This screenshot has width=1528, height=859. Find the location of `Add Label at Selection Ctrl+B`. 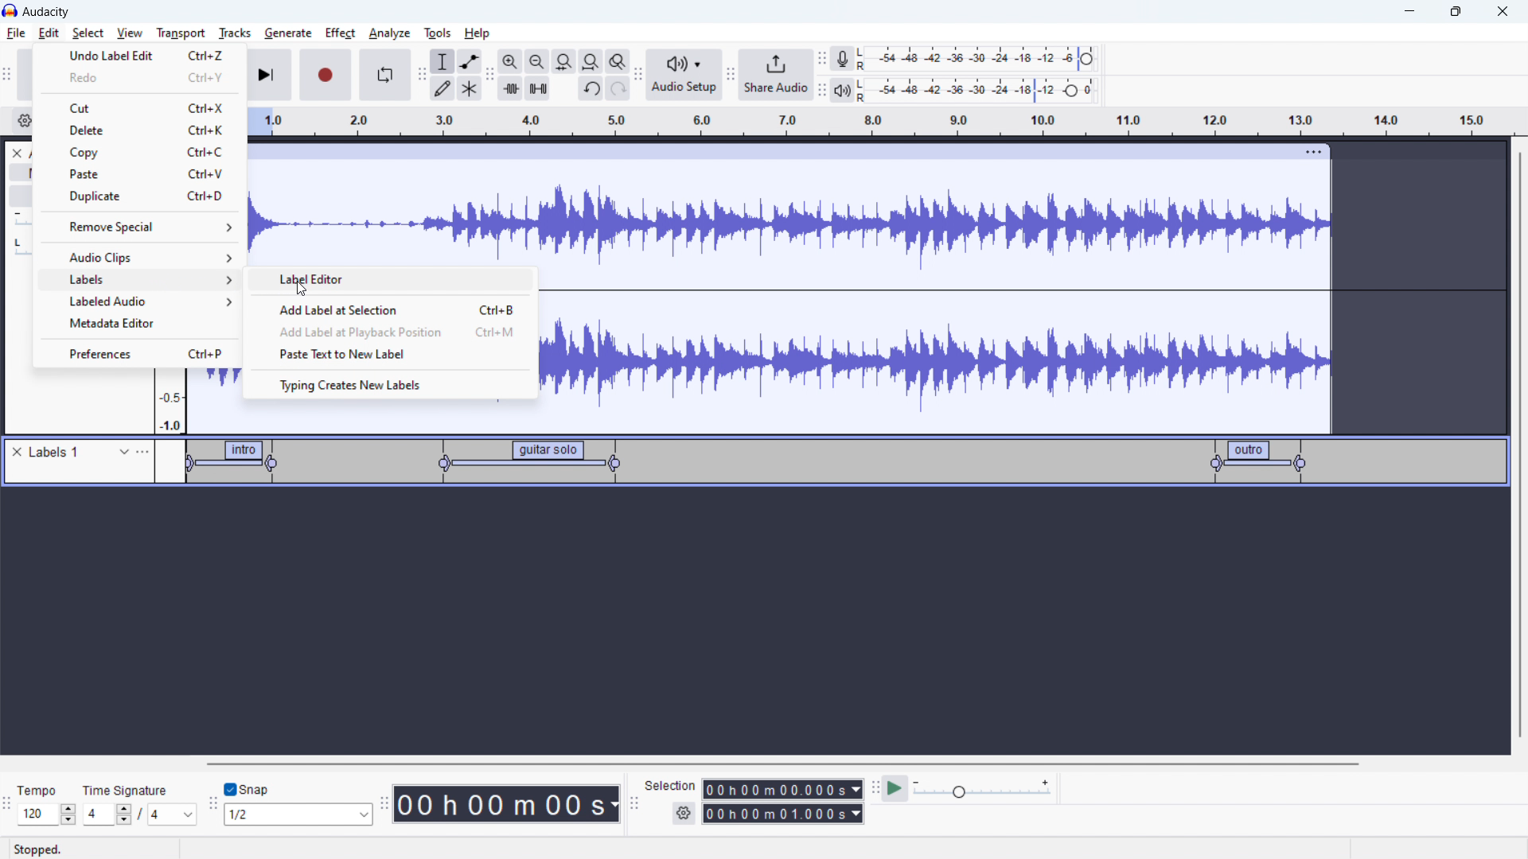

Add Label at Selection Ctrl+B is located at coordinates (397, 309).